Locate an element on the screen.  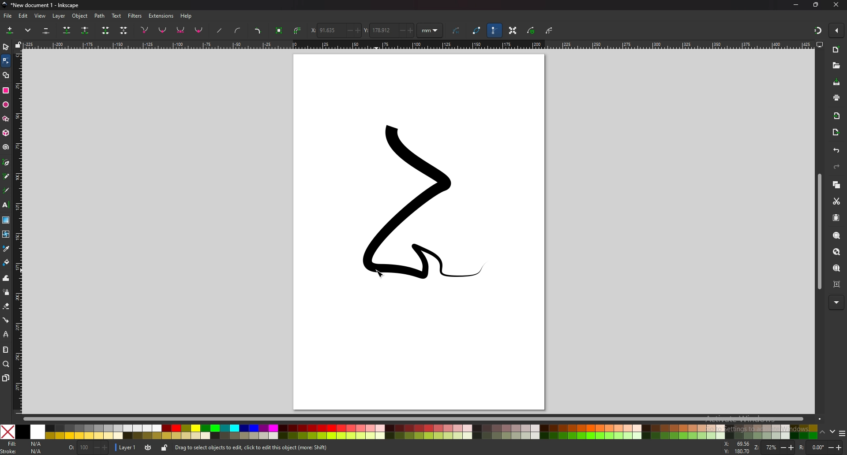
print is located at coordinates (837, 98).